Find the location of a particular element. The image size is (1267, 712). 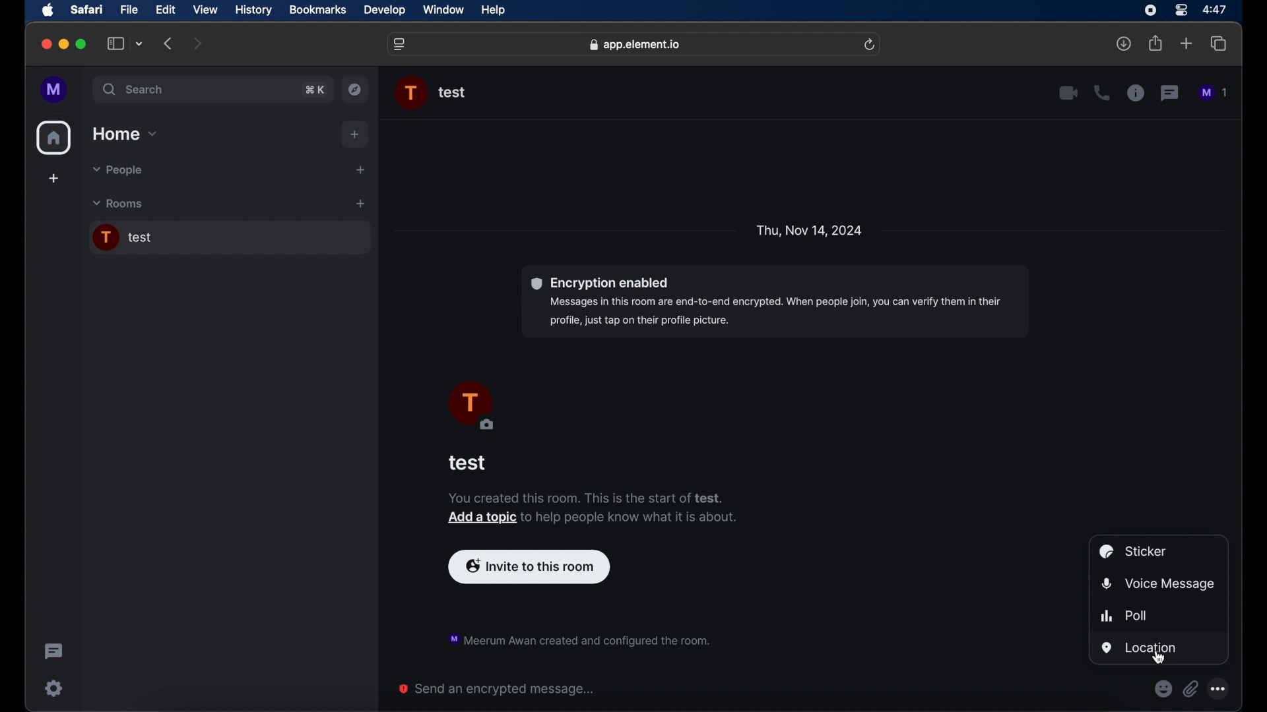

show tab overview is located at coordinates (1219, 44).